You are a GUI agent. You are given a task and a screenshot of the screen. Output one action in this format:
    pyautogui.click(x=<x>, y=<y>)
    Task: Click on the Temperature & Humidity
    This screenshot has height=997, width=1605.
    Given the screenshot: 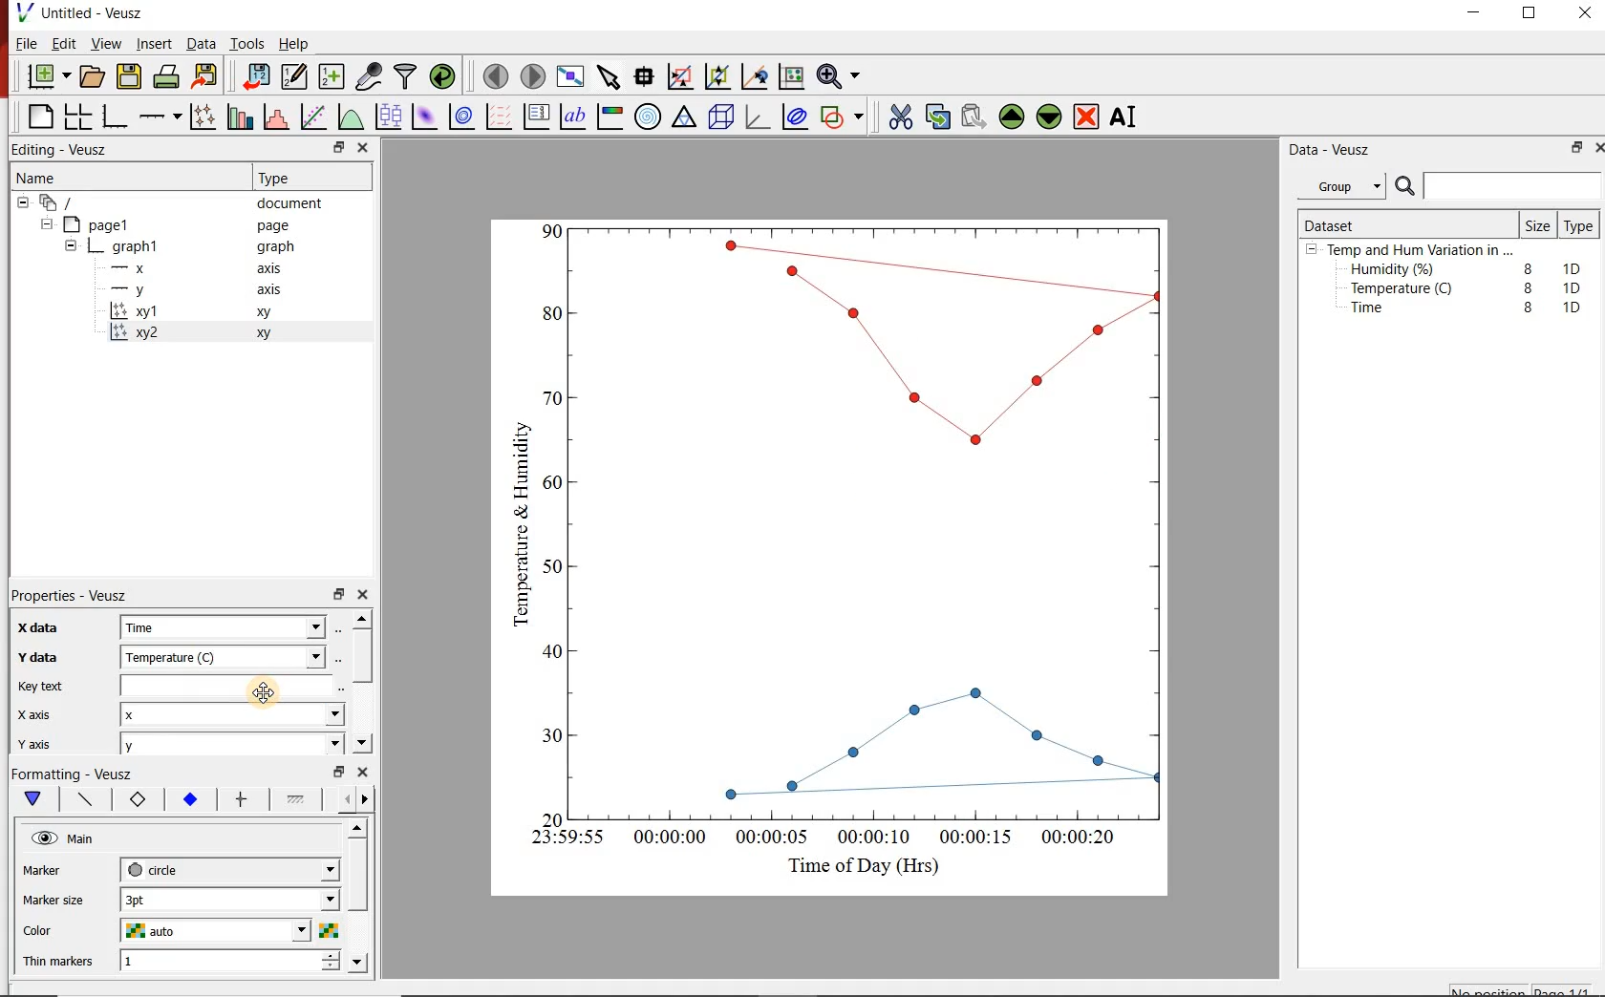 What is the action you would take?
    pyautogui.click(x=516, y=519)
    